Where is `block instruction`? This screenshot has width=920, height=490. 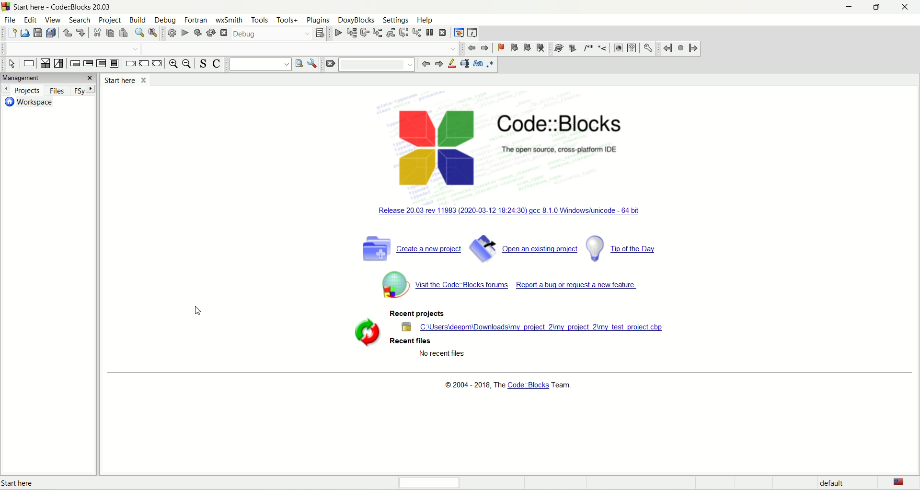 block instruction is located at coordinates (114, 63).